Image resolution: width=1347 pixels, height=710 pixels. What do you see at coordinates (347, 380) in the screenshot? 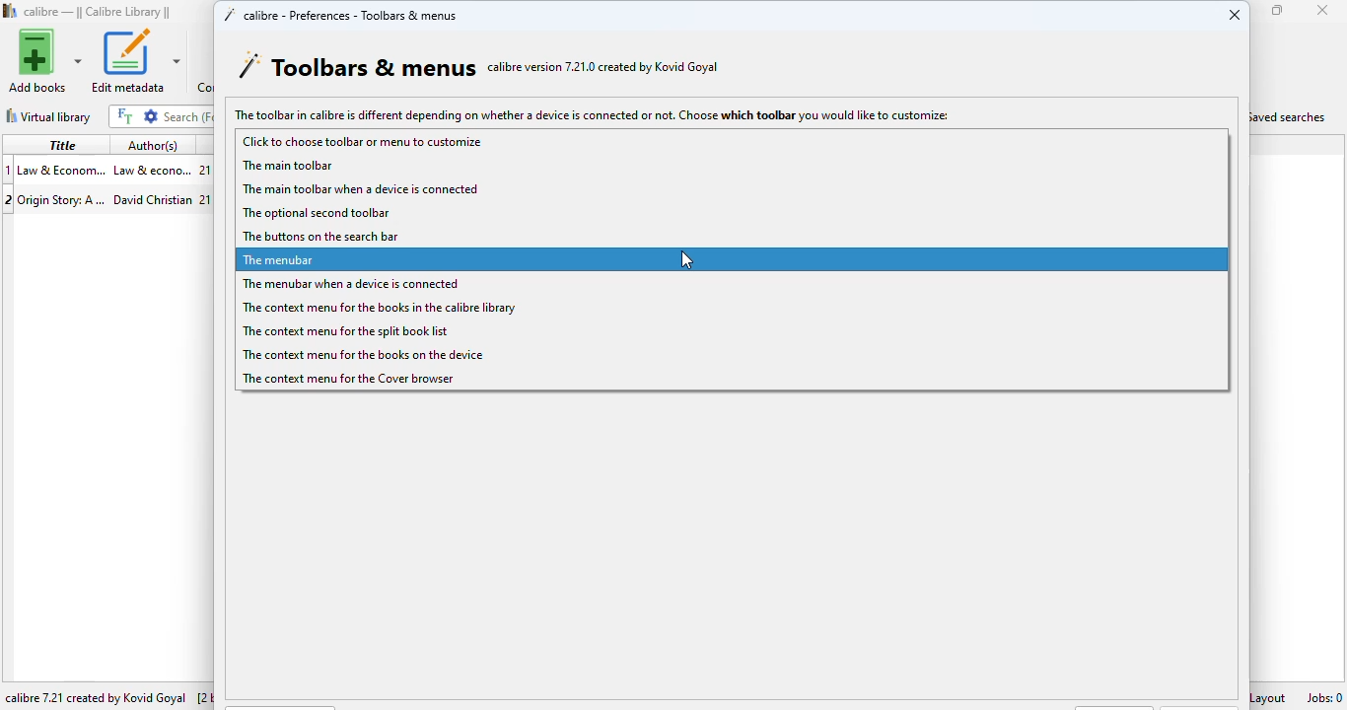
I see `the context menu for the cover browser` at bounding box center [347, 380].